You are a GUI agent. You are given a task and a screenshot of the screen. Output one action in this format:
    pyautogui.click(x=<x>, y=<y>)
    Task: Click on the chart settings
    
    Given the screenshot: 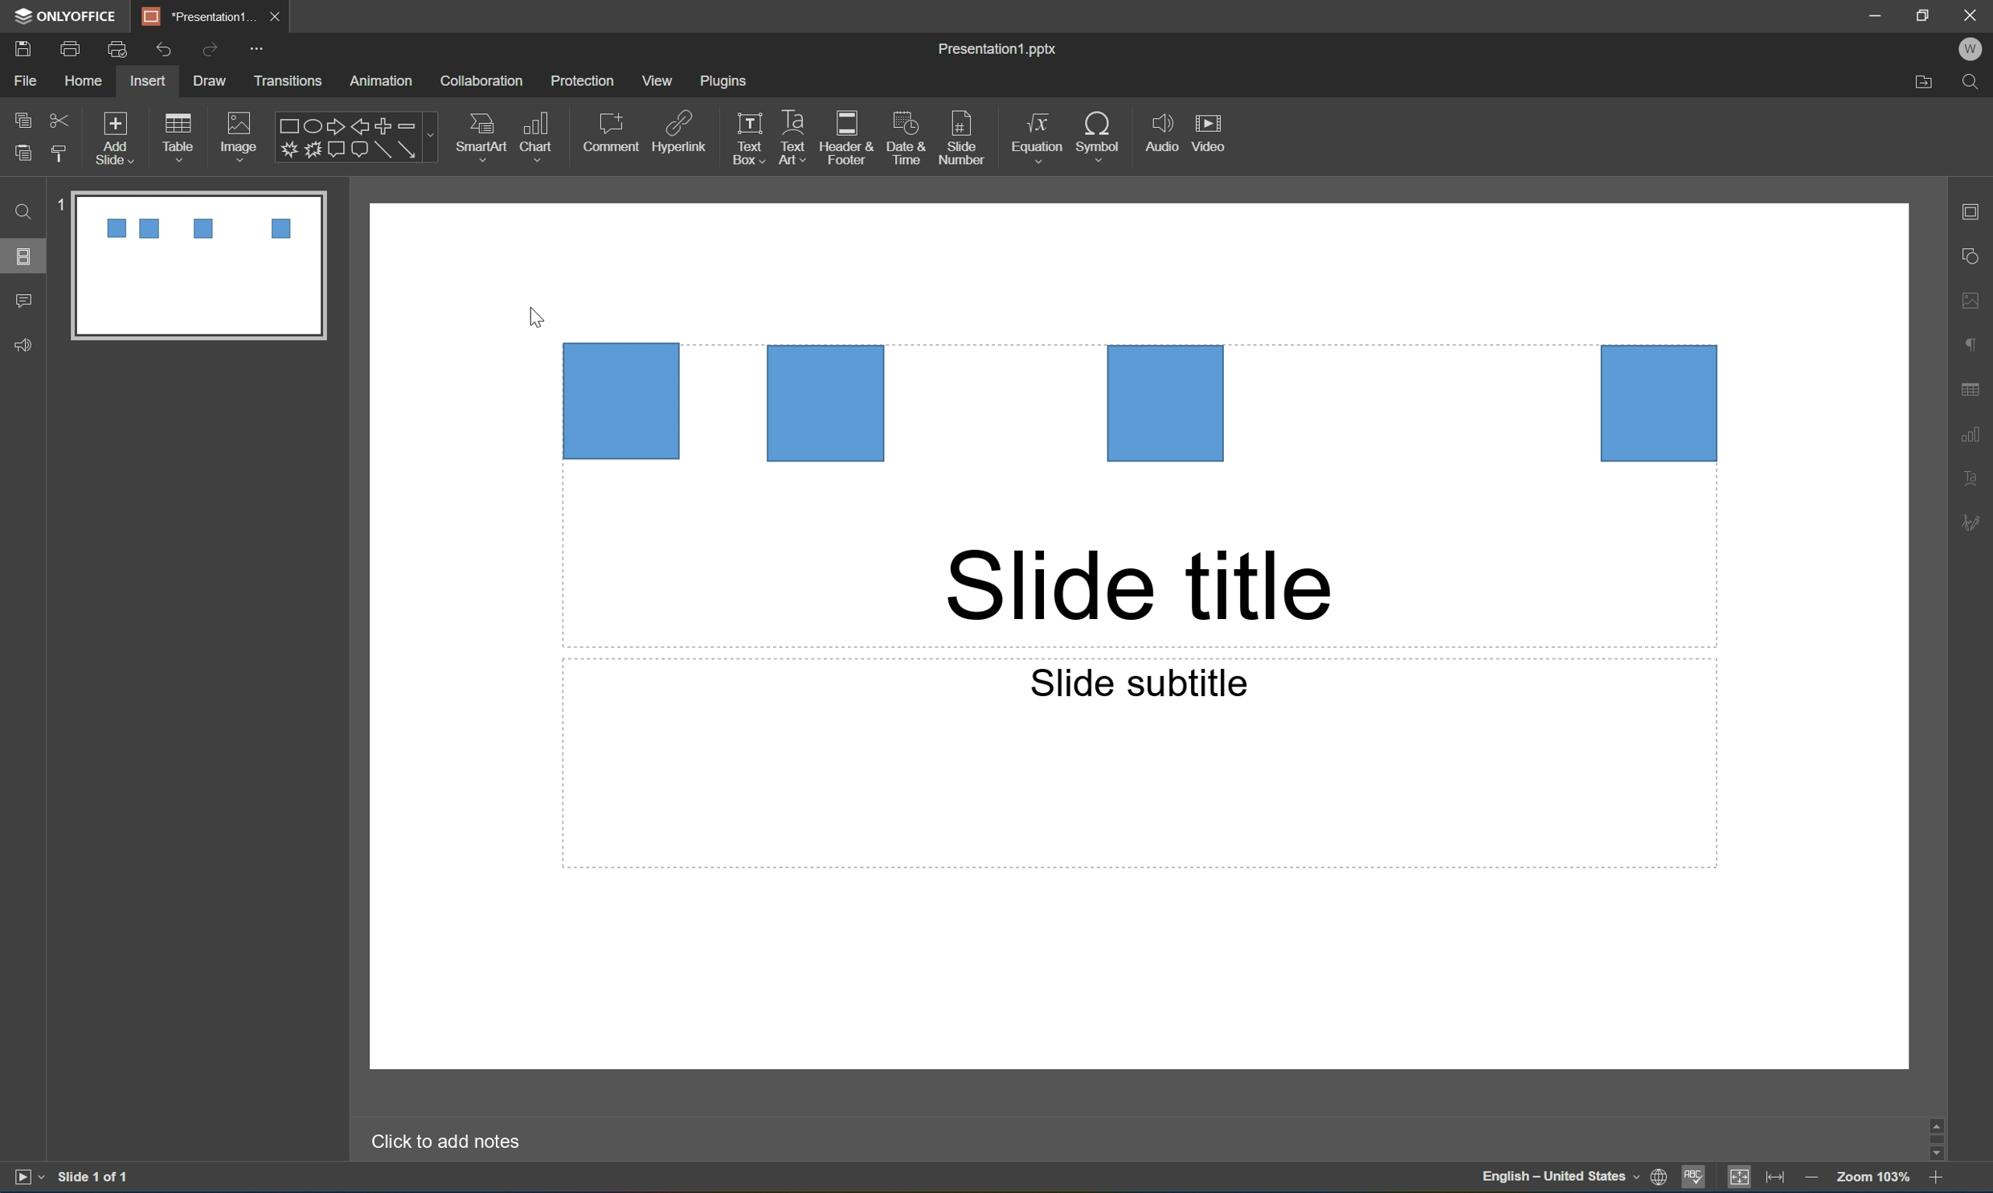 What is the action you would take?
    pyautogui.click(x=1978, y=432)
    